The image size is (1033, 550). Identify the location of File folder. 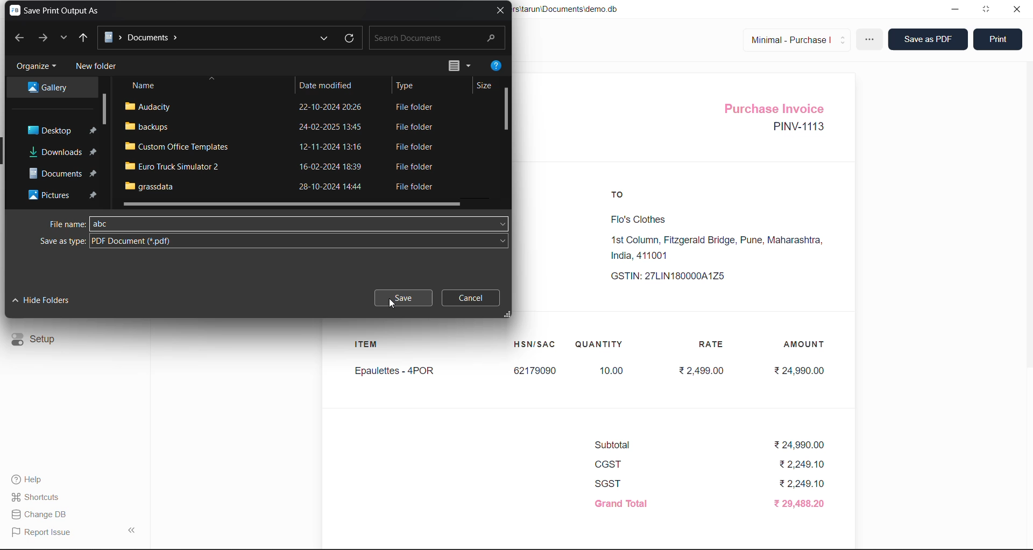
(416, 126).